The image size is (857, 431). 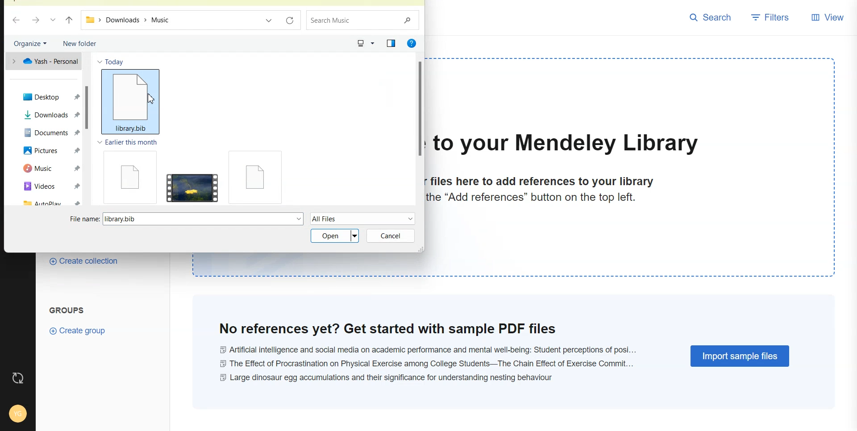 What do you see at coordinates (68, 310) in the screenshot?
I see `Groups` at bounding box center [68, 310].